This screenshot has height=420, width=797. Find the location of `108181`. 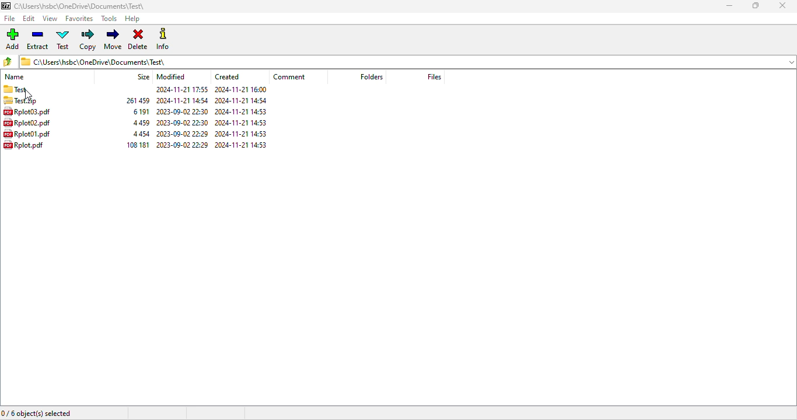

108181 is located at coordinates (140, 145).